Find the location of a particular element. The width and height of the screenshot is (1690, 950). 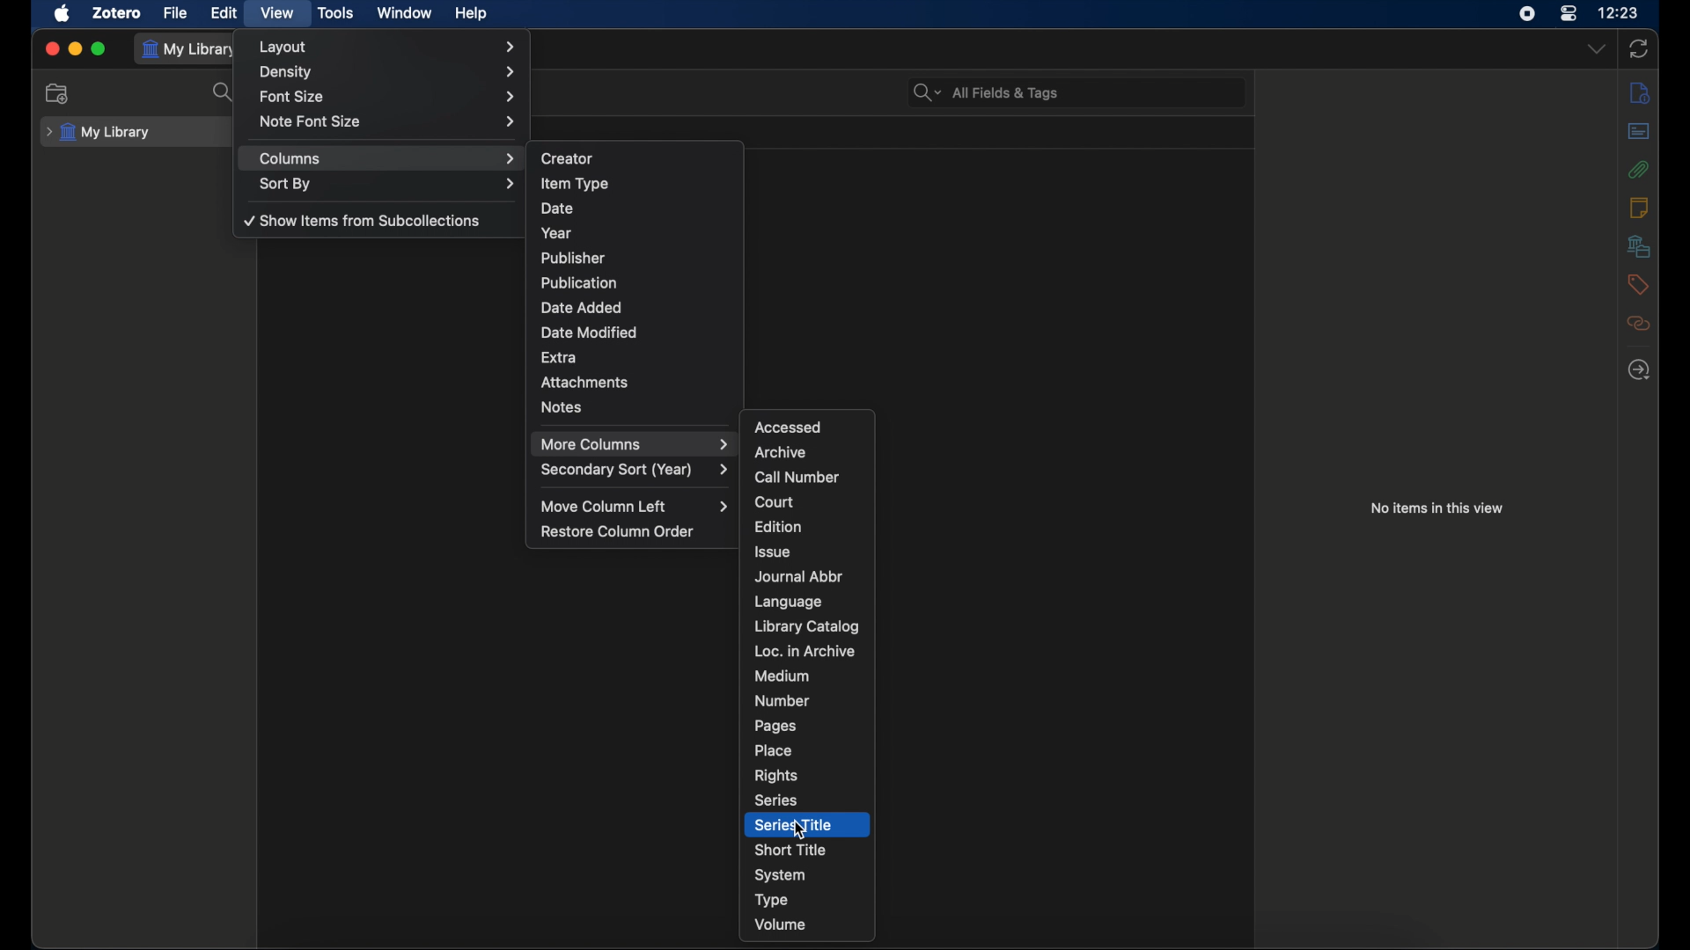

extra is located at coordinates (560, 359).